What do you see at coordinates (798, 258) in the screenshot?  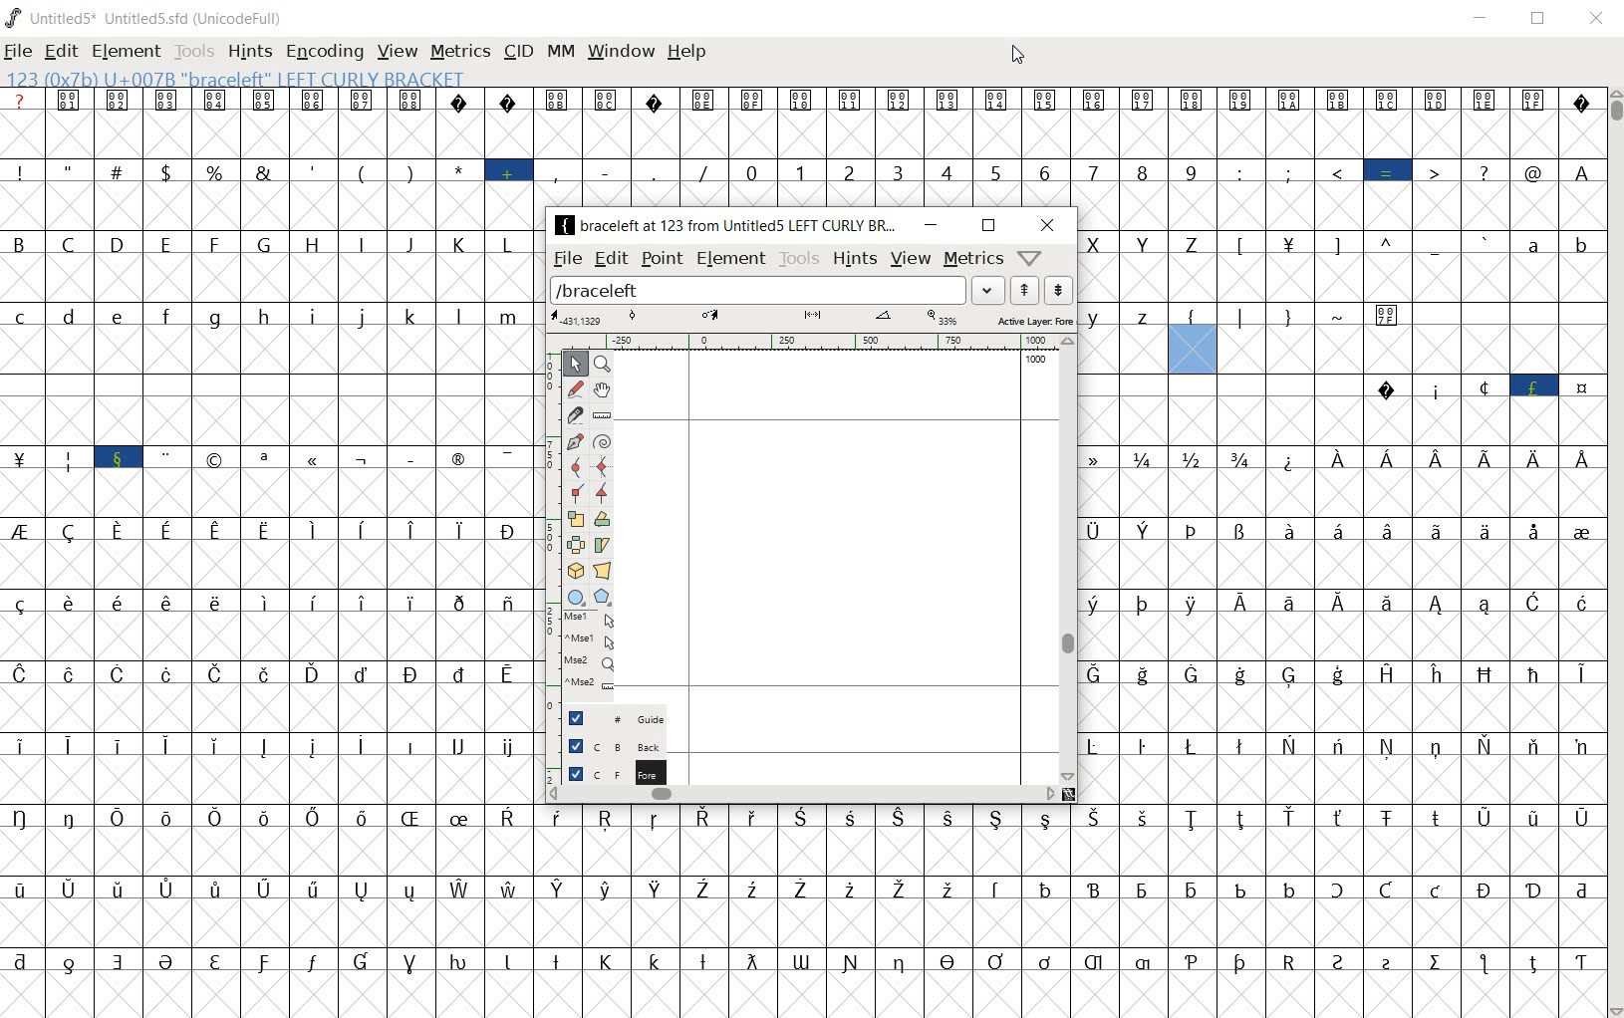 I see `tools` at bounding box center [798, 258].